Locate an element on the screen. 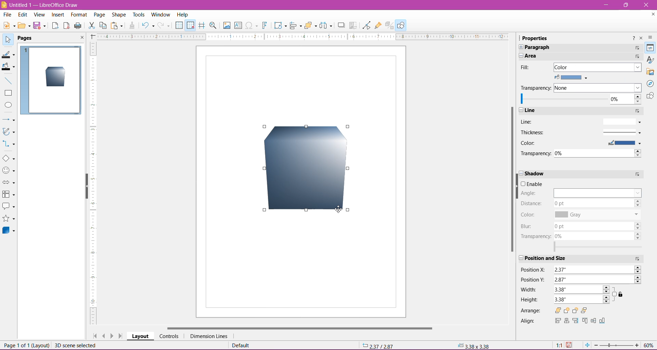 Image resolution: width=657 pixels, height=350 pixels. Enable/Disable Shadow is located at coordinates (534, 184).